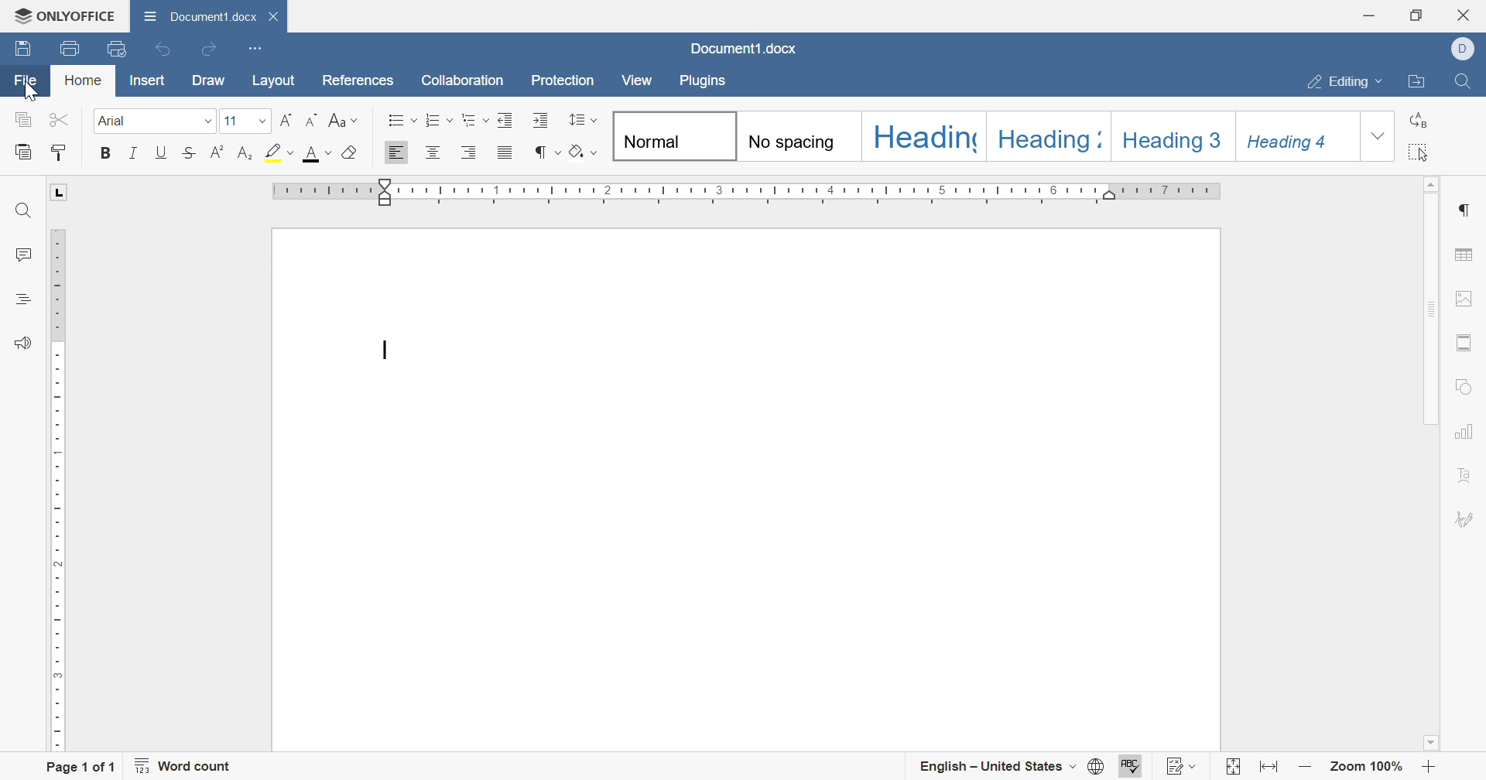 The width and height of the screenshot is (1486, 780). Describe the element at coordinates (243, 154) in the screenshot. I see `subscript` at that location.